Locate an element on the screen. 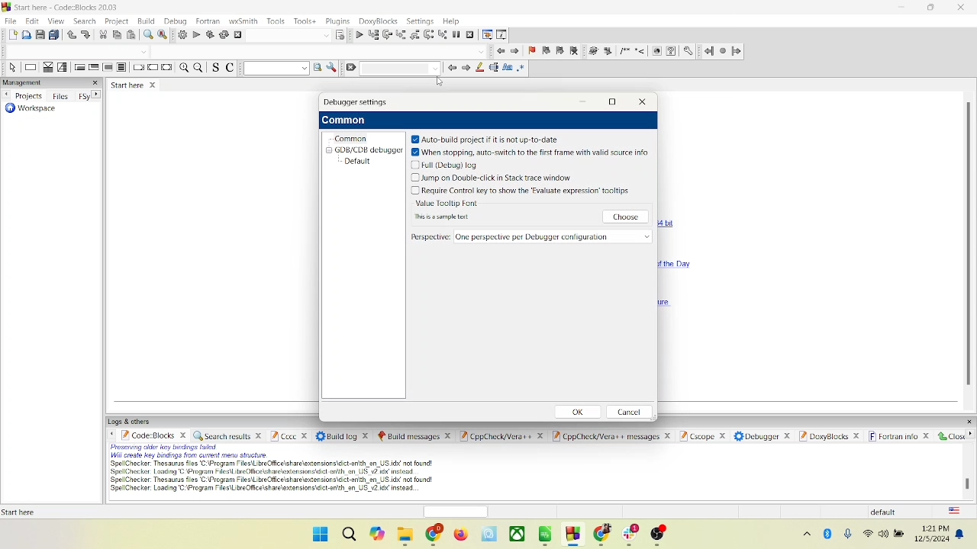 The width and height of the screenshot is (977, 549). debug is located at coordinates (178, 23).